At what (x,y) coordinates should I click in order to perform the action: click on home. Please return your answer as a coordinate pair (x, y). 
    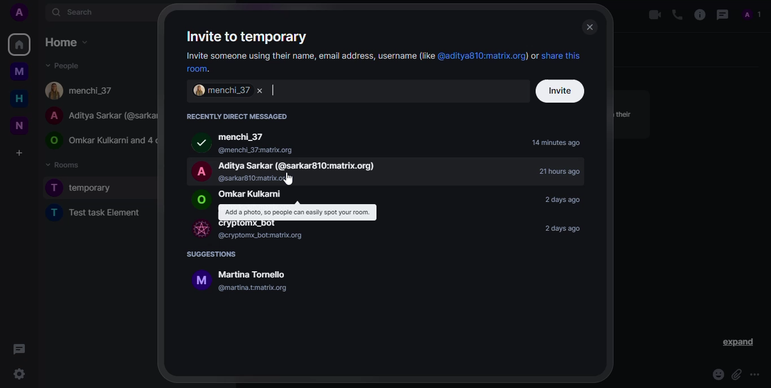
    Looking at the image, I should click on (66, 42).